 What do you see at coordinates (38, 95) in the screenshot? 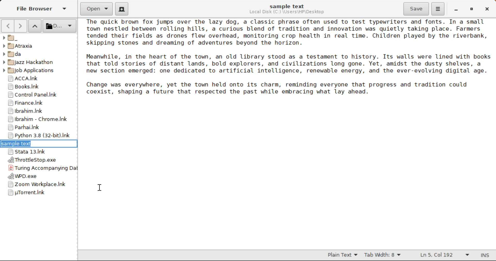
I see `Control Panel Shortcut` at bounding box center [38, 95].